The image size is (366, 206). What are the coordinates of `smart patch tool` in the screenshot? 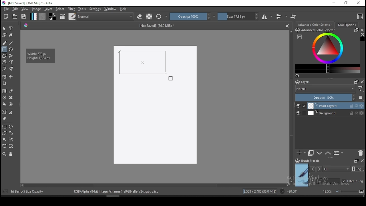 It's located at (11, 98).